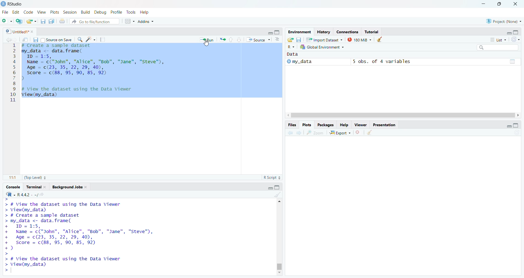 Image resolution: width=524 pixels, height=278 pixels. I want to click on Save workspace as, so click(299, 40).